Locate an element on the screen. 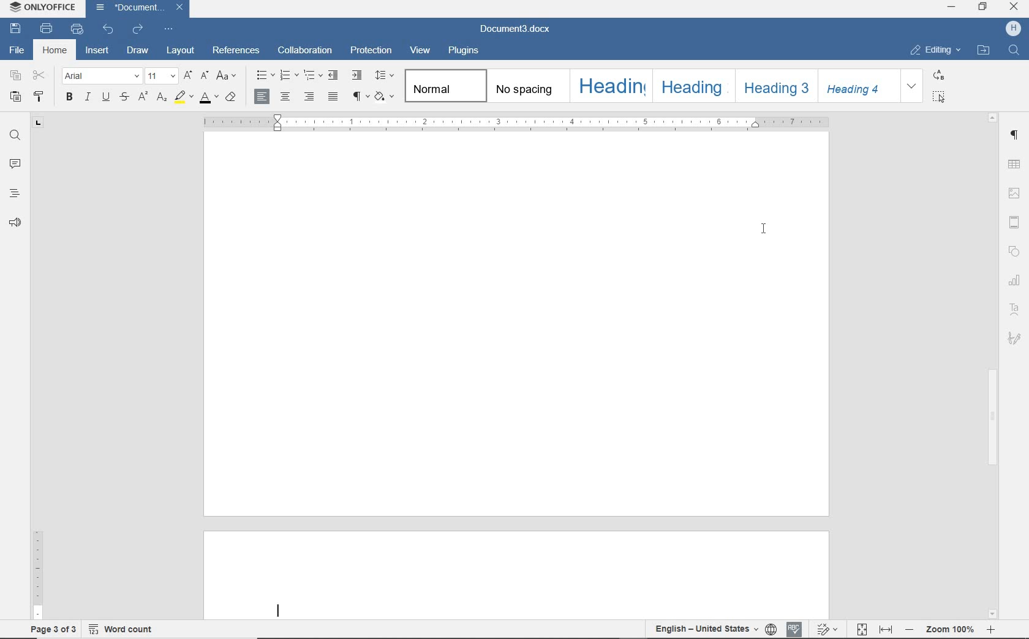  Word count is located at coordinates (127, 627).